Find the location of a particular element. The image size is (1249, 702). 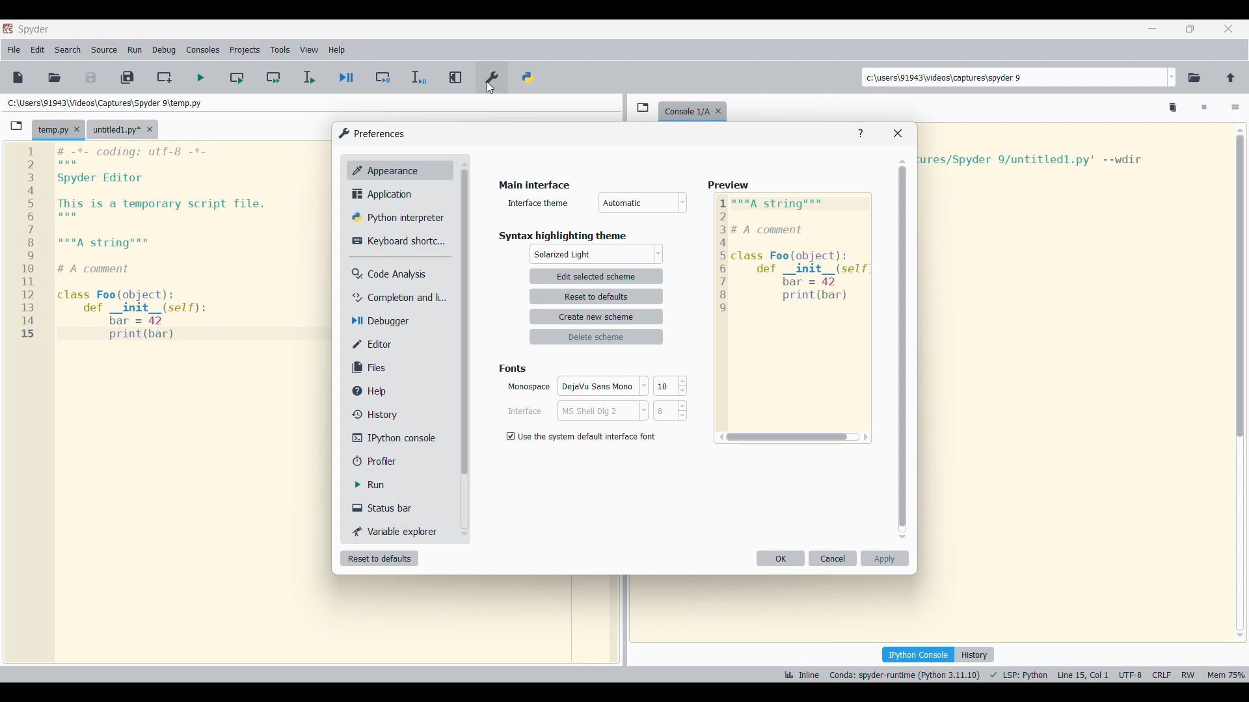

Show in a smaller tab is located at coordinates (1190, 29).